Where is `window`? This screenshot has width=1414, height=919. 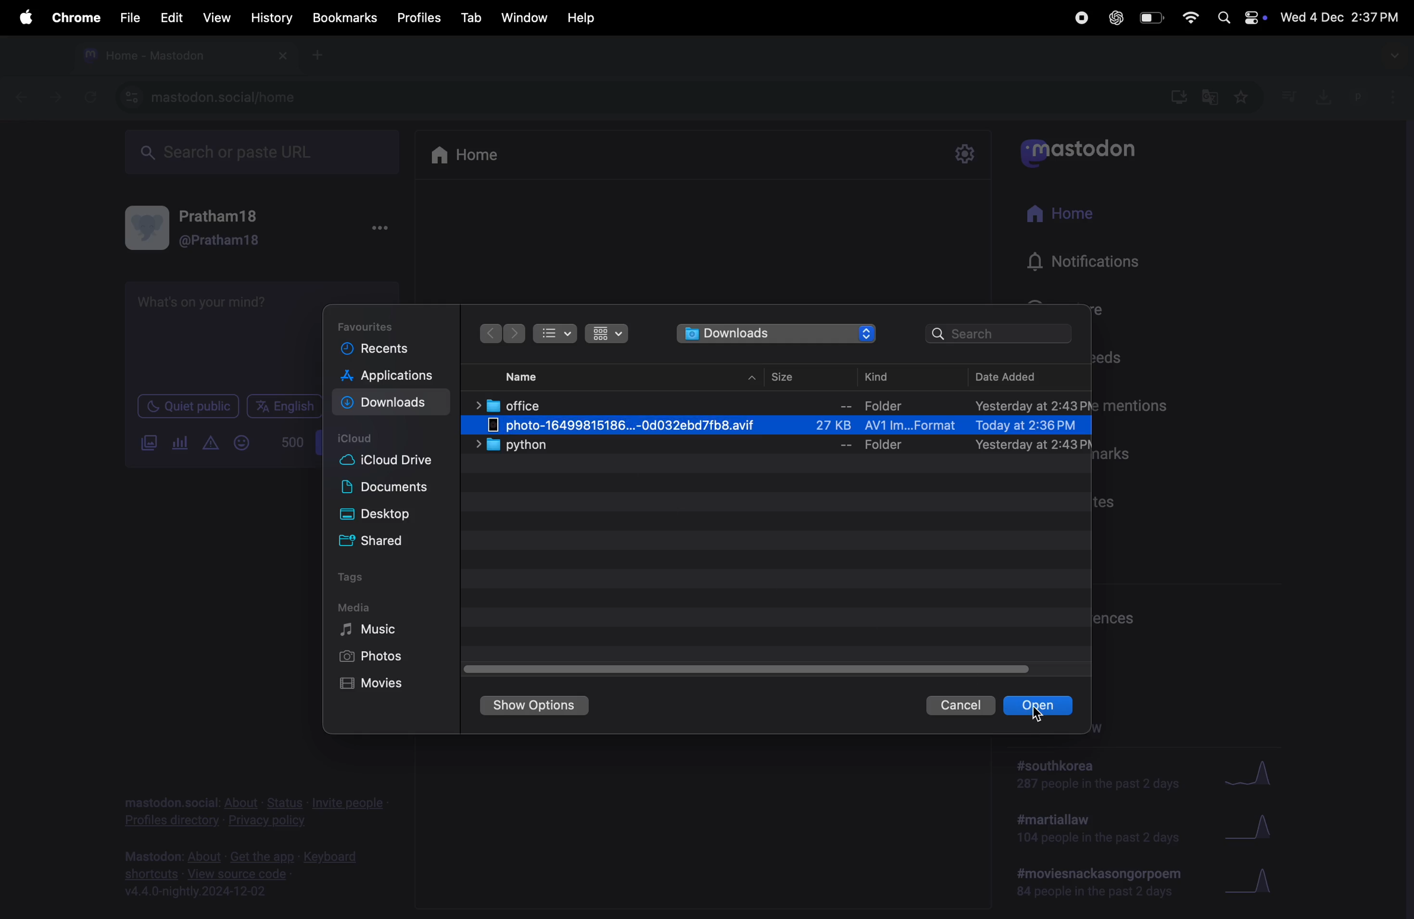 window is located at coordinates (525, 16).